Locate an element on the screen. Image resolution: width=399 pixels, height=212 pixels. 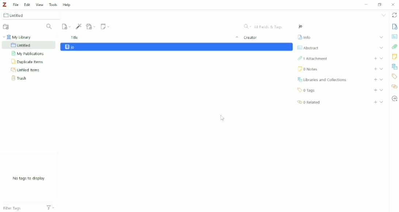
jo is located at coordinates (91, 15).